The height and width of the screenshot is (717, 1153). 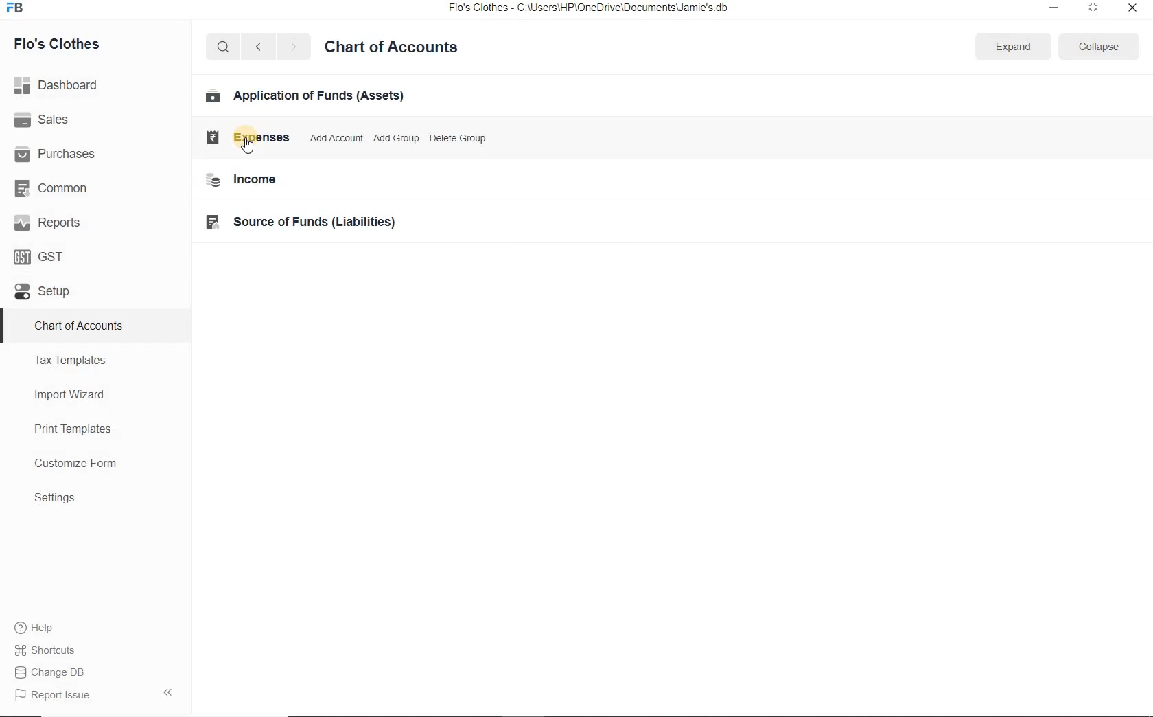 I want to click on Tax Templates, so click(x=71, y=360).